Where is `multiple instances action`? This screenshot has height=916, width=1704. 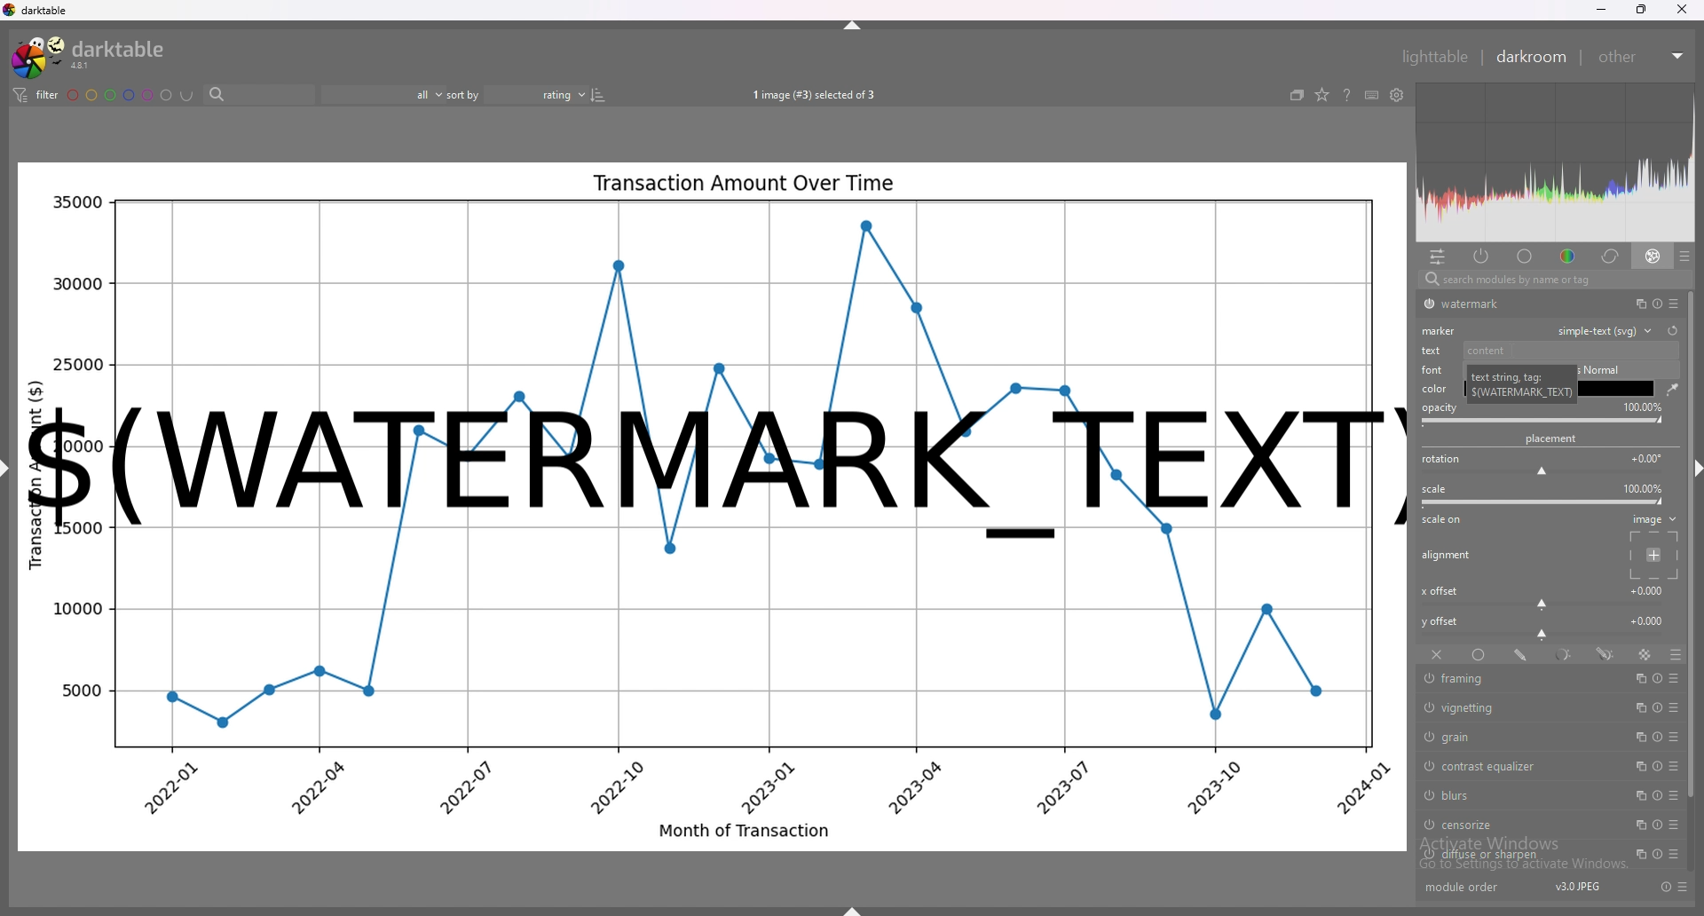 multiple instances action is located at coordinates (1636, 825).